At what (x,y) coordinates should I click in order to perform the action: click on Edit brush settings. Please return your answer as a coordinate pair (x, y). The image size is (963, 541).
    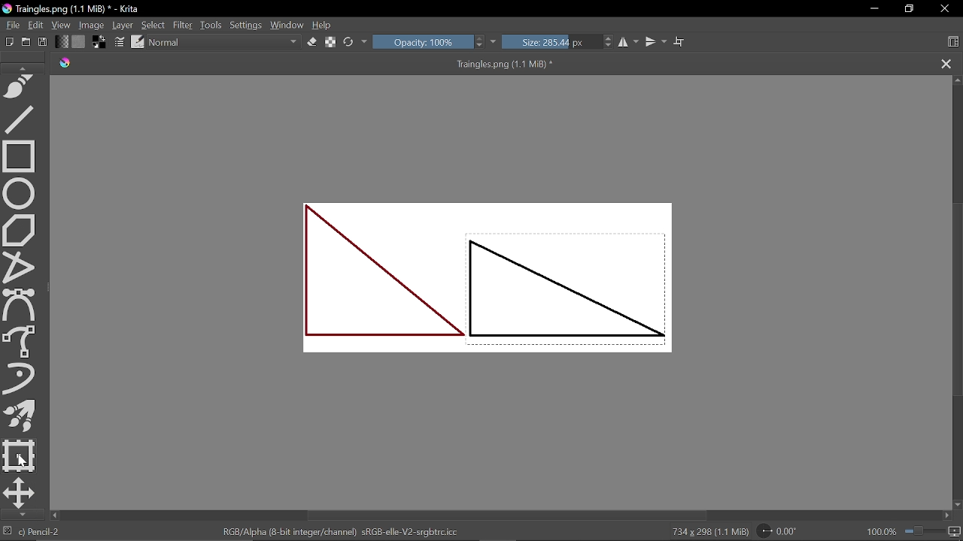
    Looking at the image, I should click on (120, 42).